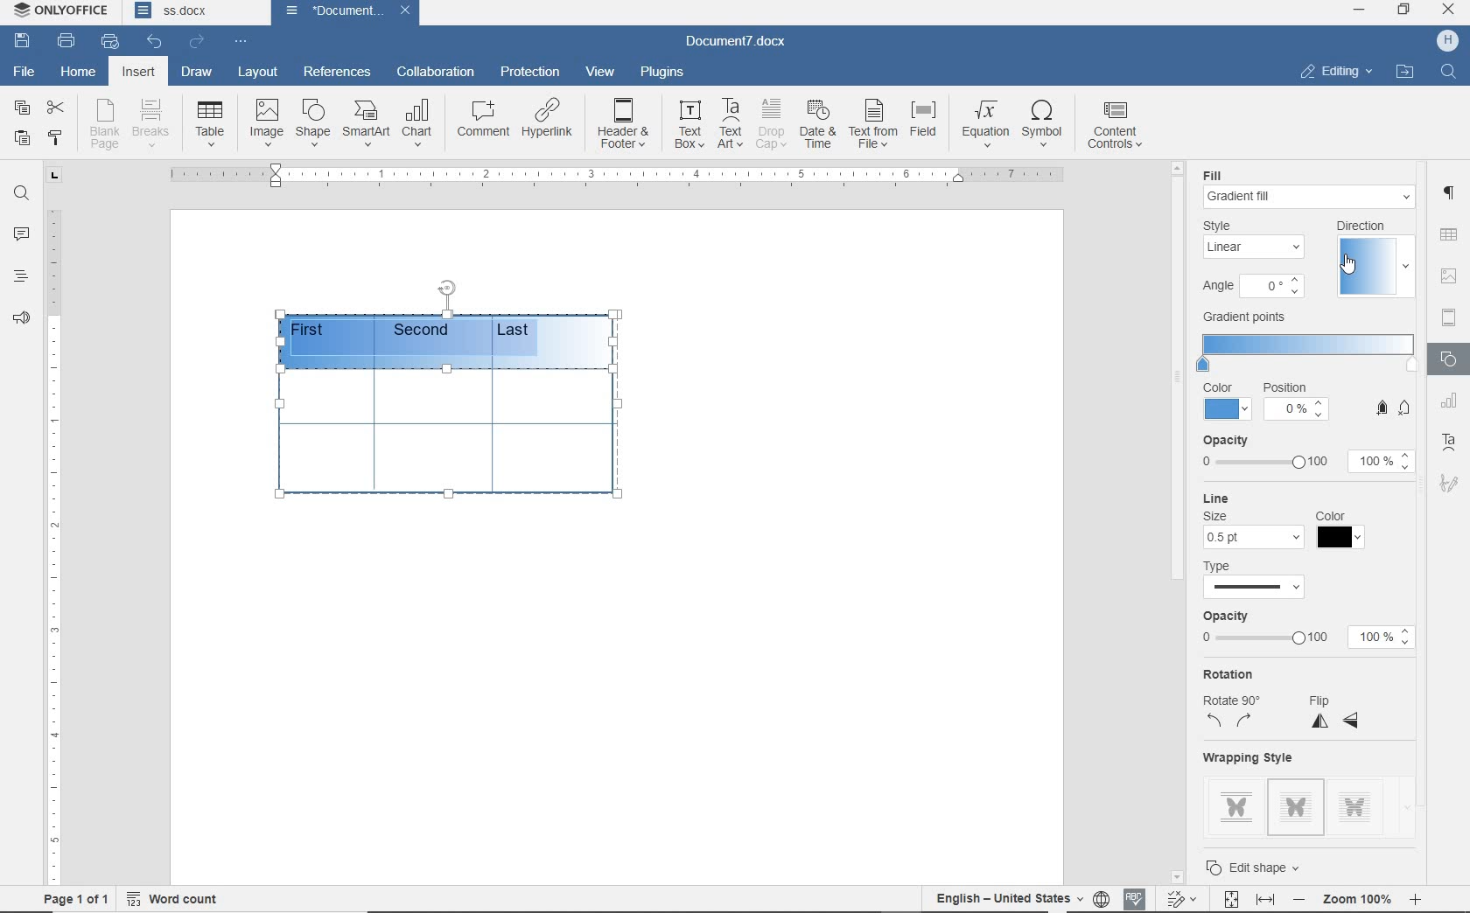 The height and width of the screenshot is (913, 1470). I want to click on EDITING, so click(1334, 71).